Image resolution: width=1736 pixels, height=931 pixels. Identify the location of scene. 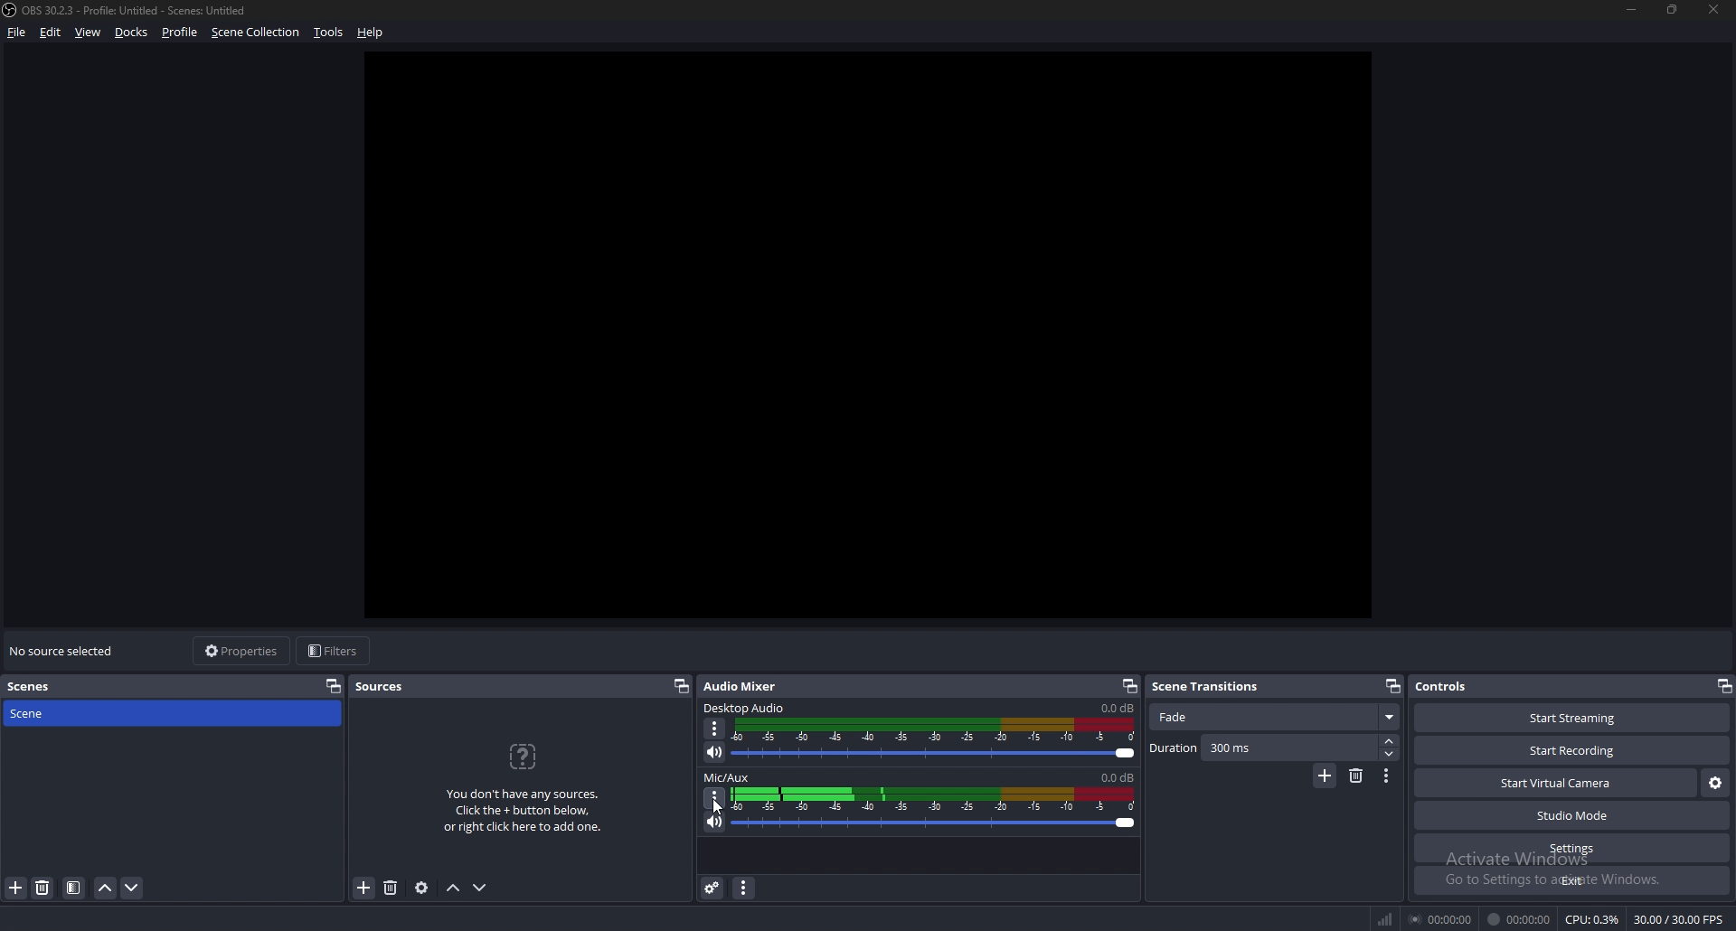
(1277, 716).